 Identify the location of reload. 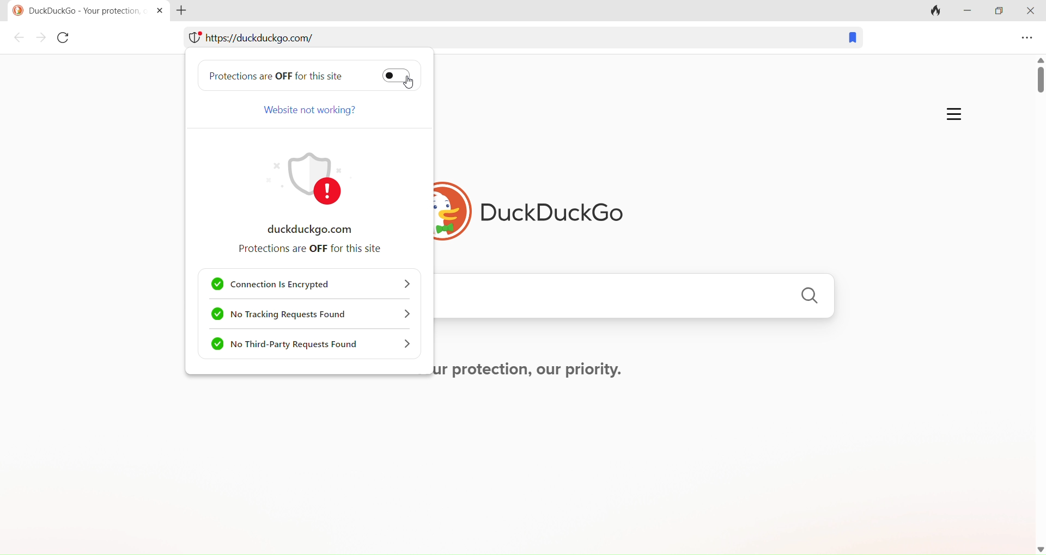
(66, 40).